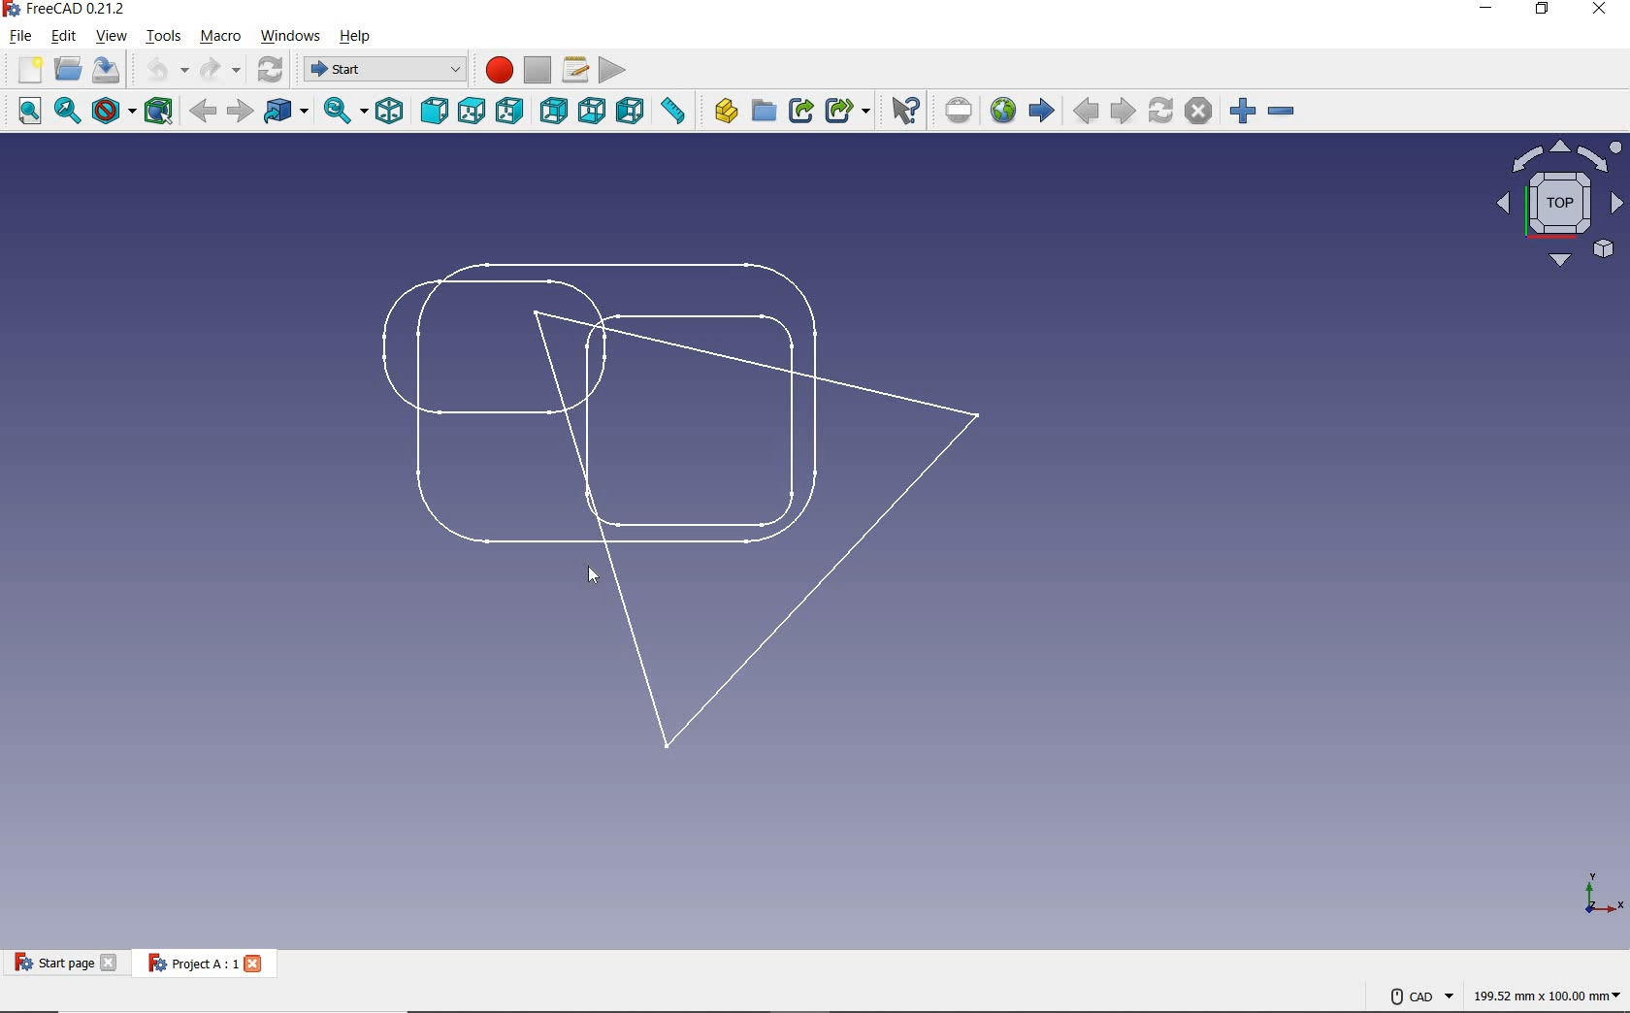 The height and width of the screenshot is (1013, 1630). I want to click on VIEW, so click(109, 36).